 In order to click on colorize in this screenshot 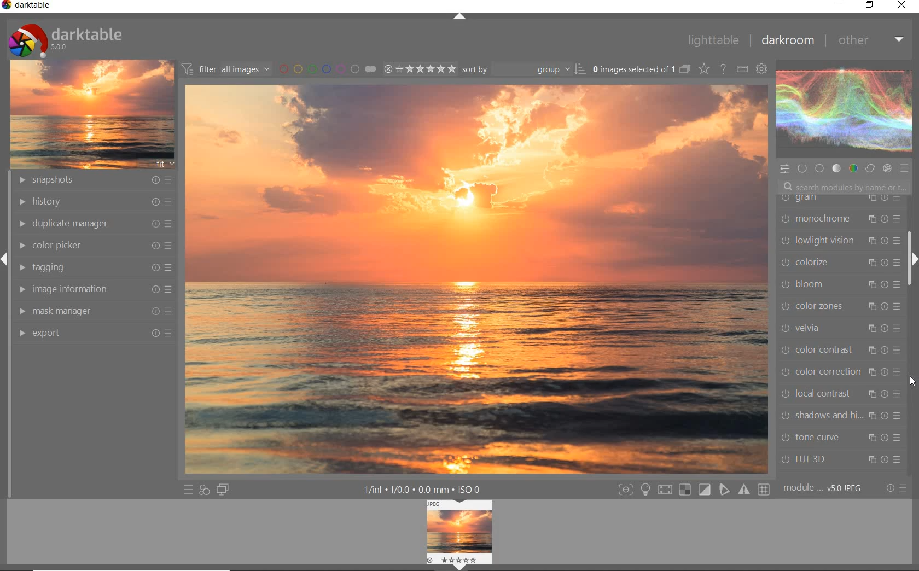, I will do `click(840, 264)`.